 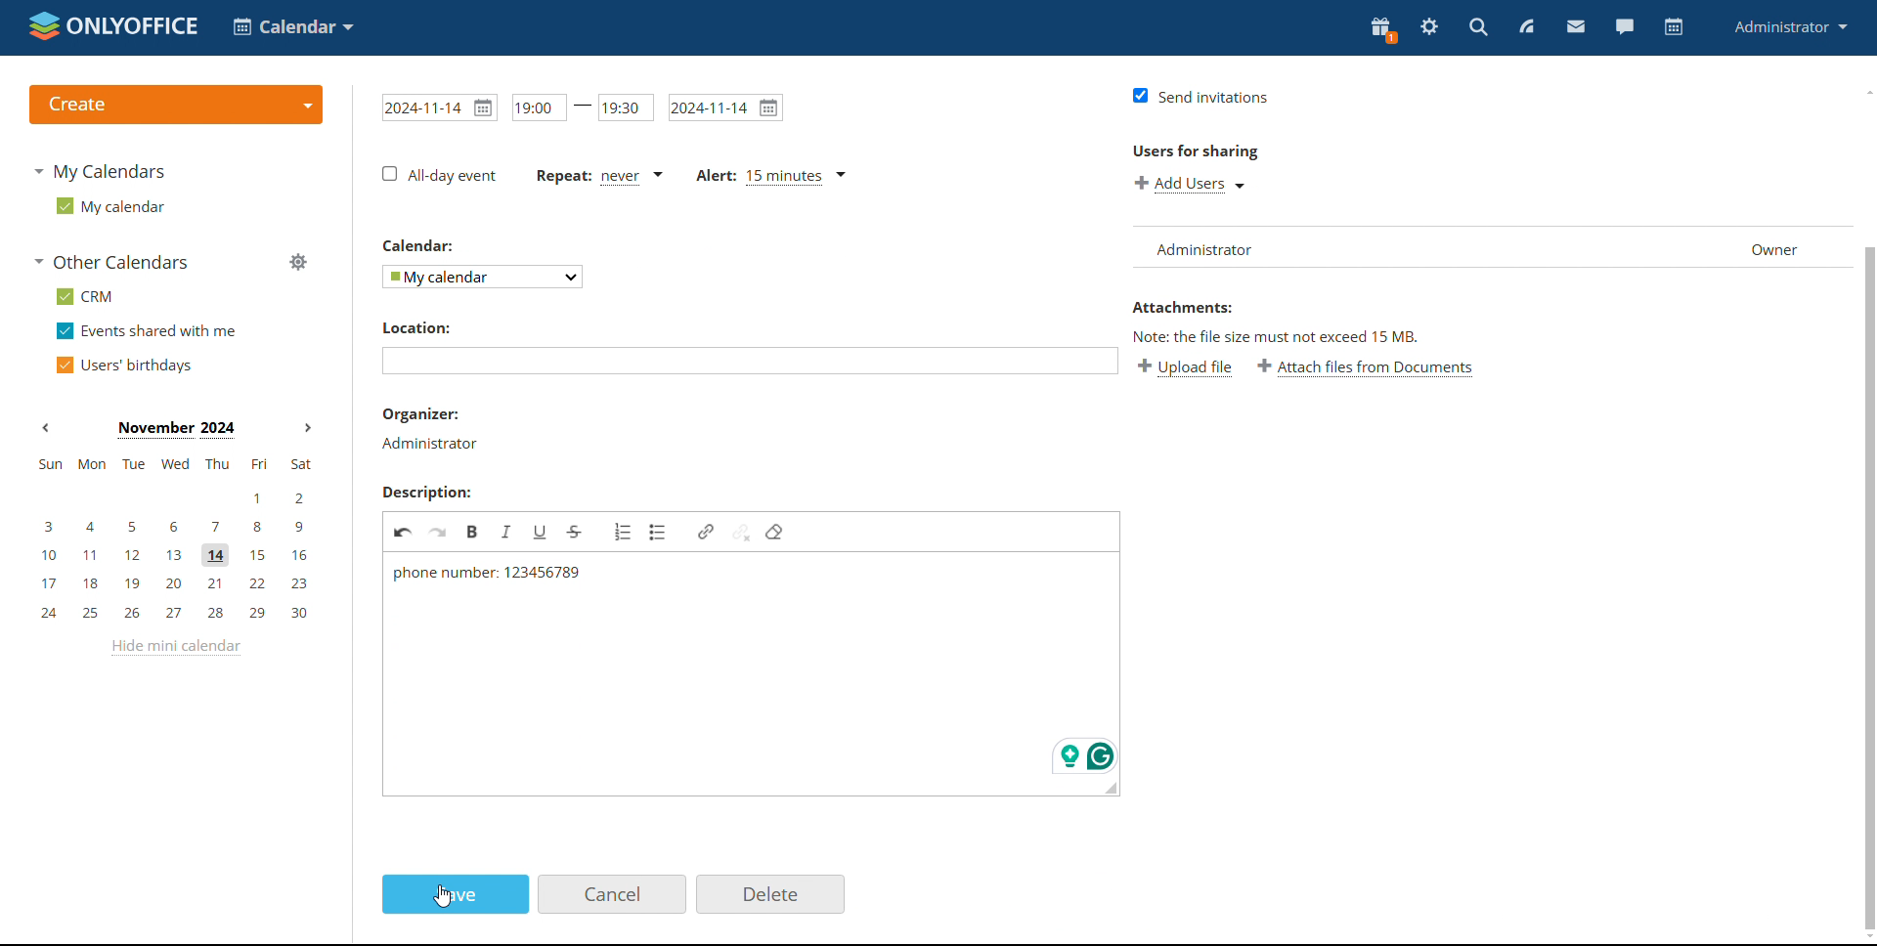 I want to click on textbox, so click(x=750, y=362).